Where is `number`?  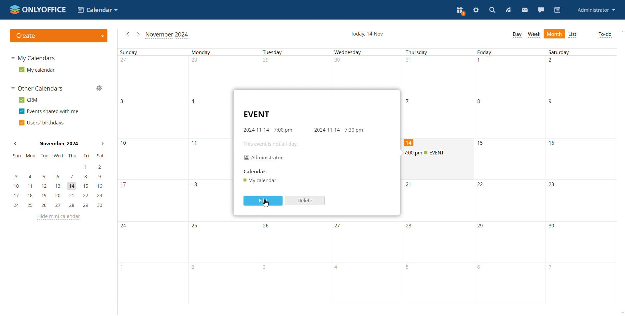
number is located at coordinates (123, 101).